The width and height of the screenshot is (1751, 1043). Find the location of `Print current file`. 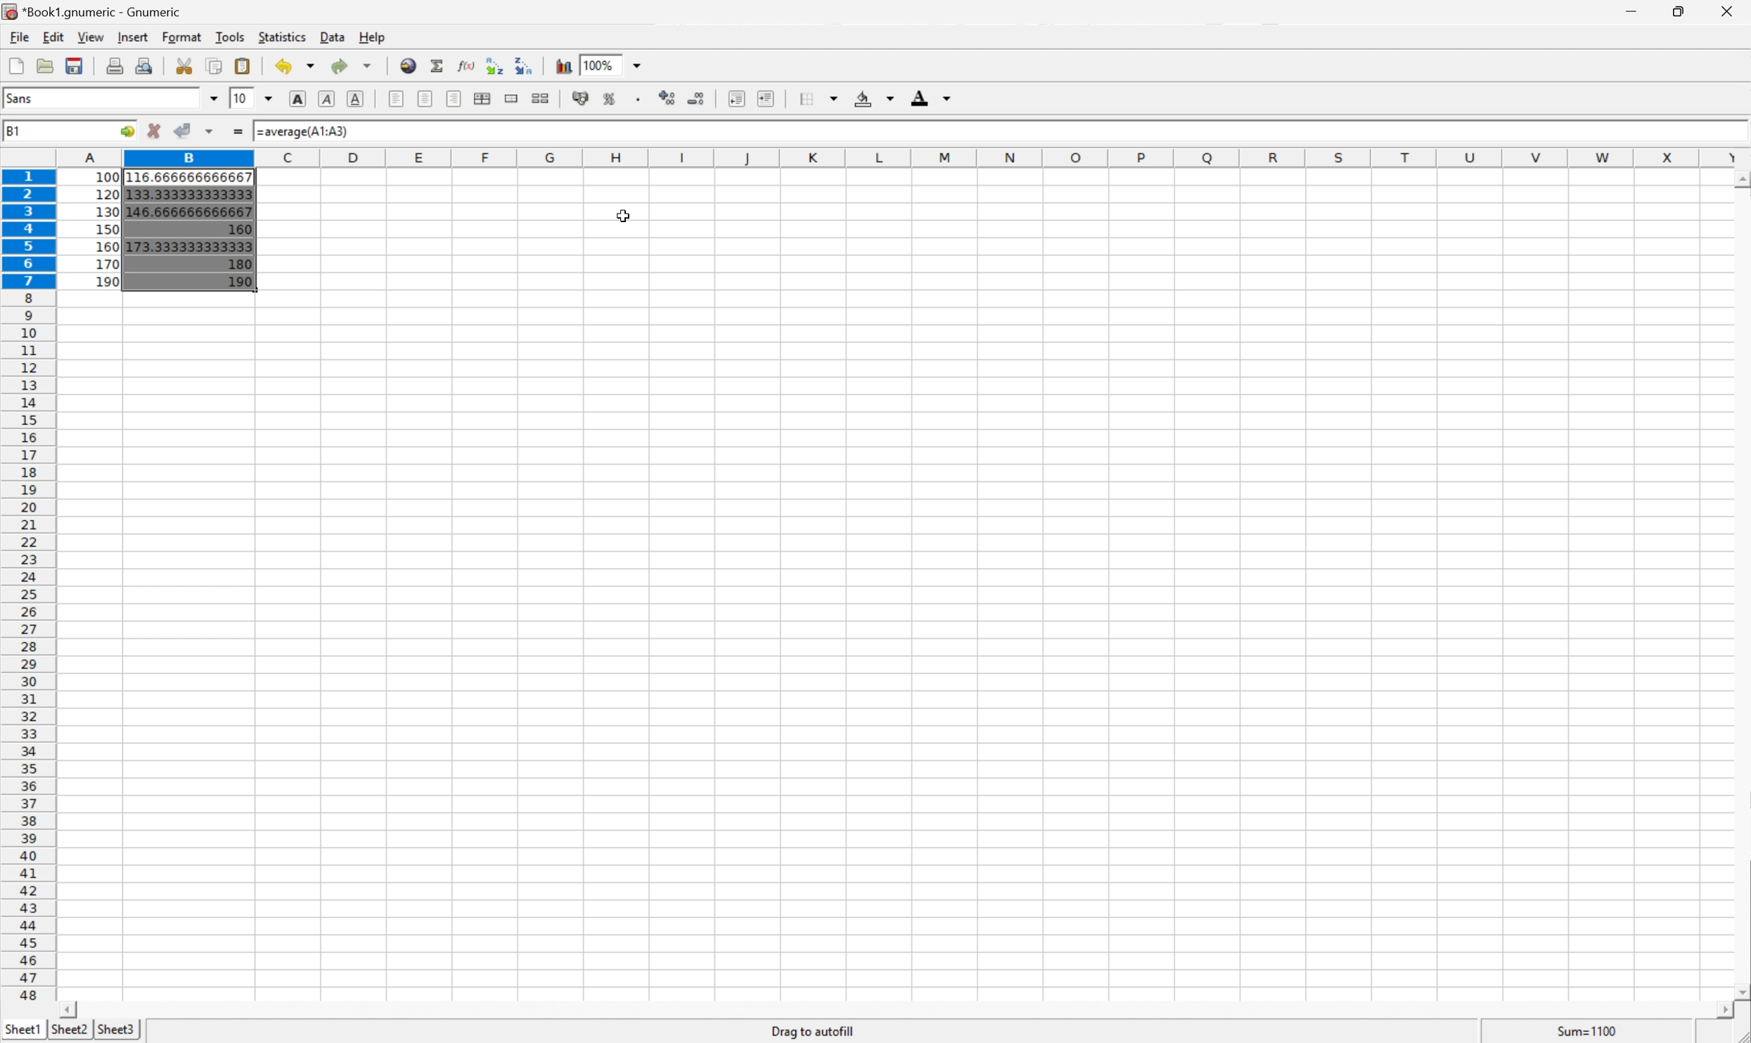

Print current file is located at coordinates (115, 64).